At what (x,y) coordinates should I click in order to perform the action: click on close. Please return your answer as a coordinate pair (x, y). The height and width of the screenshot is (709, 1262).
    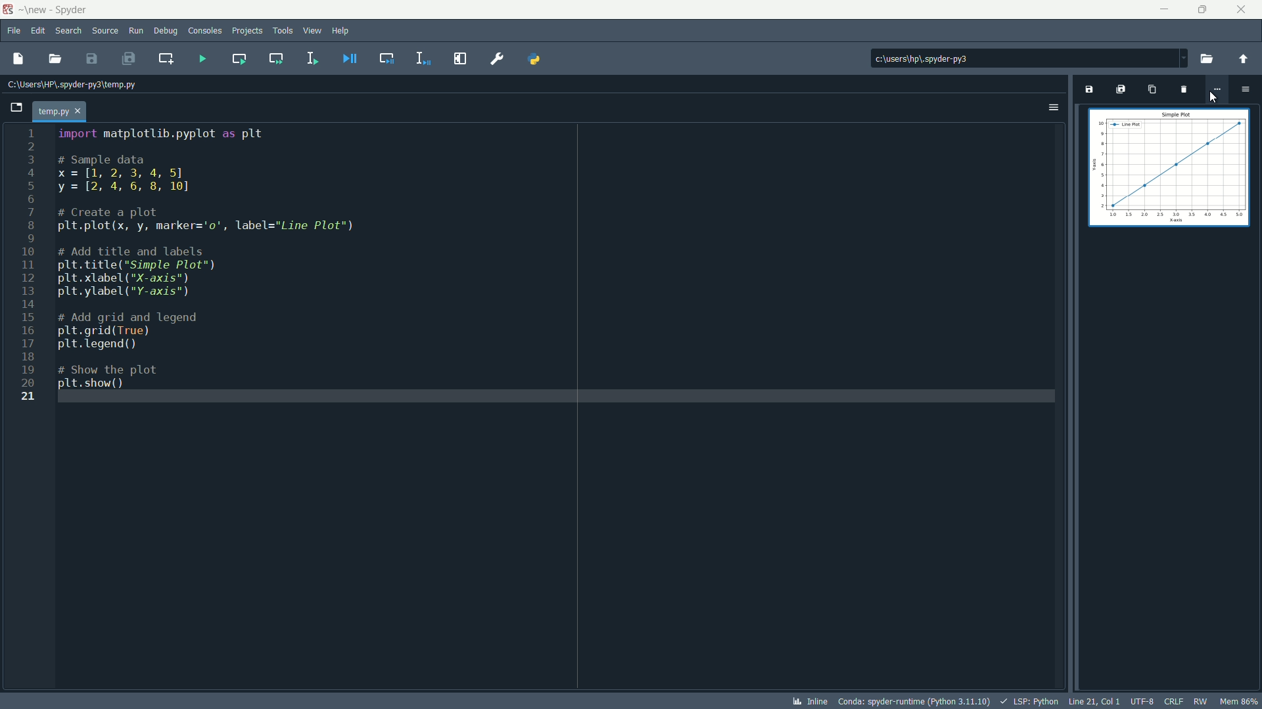
    Looking at the image, I should click on (1242, 9).